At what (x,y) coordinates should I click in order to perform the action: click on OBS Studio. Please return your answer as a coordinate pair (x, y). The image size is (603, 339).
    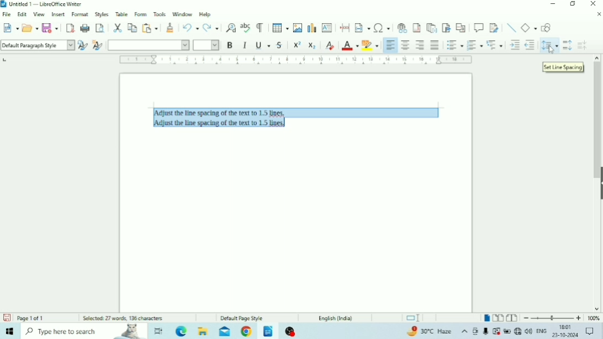
    Looking at the image, I should click on (291, 331).